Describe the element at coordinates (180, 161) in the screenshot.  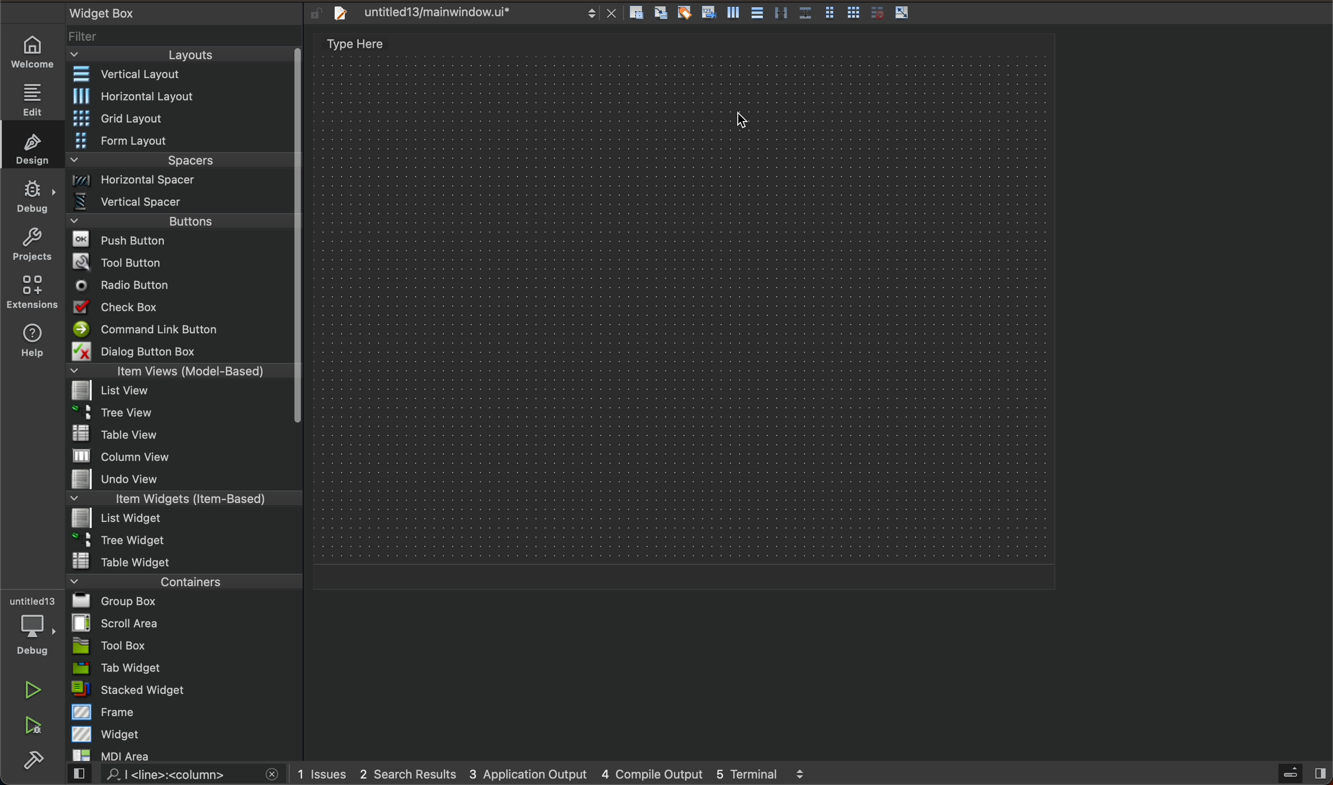
I see `spacers` at that location.